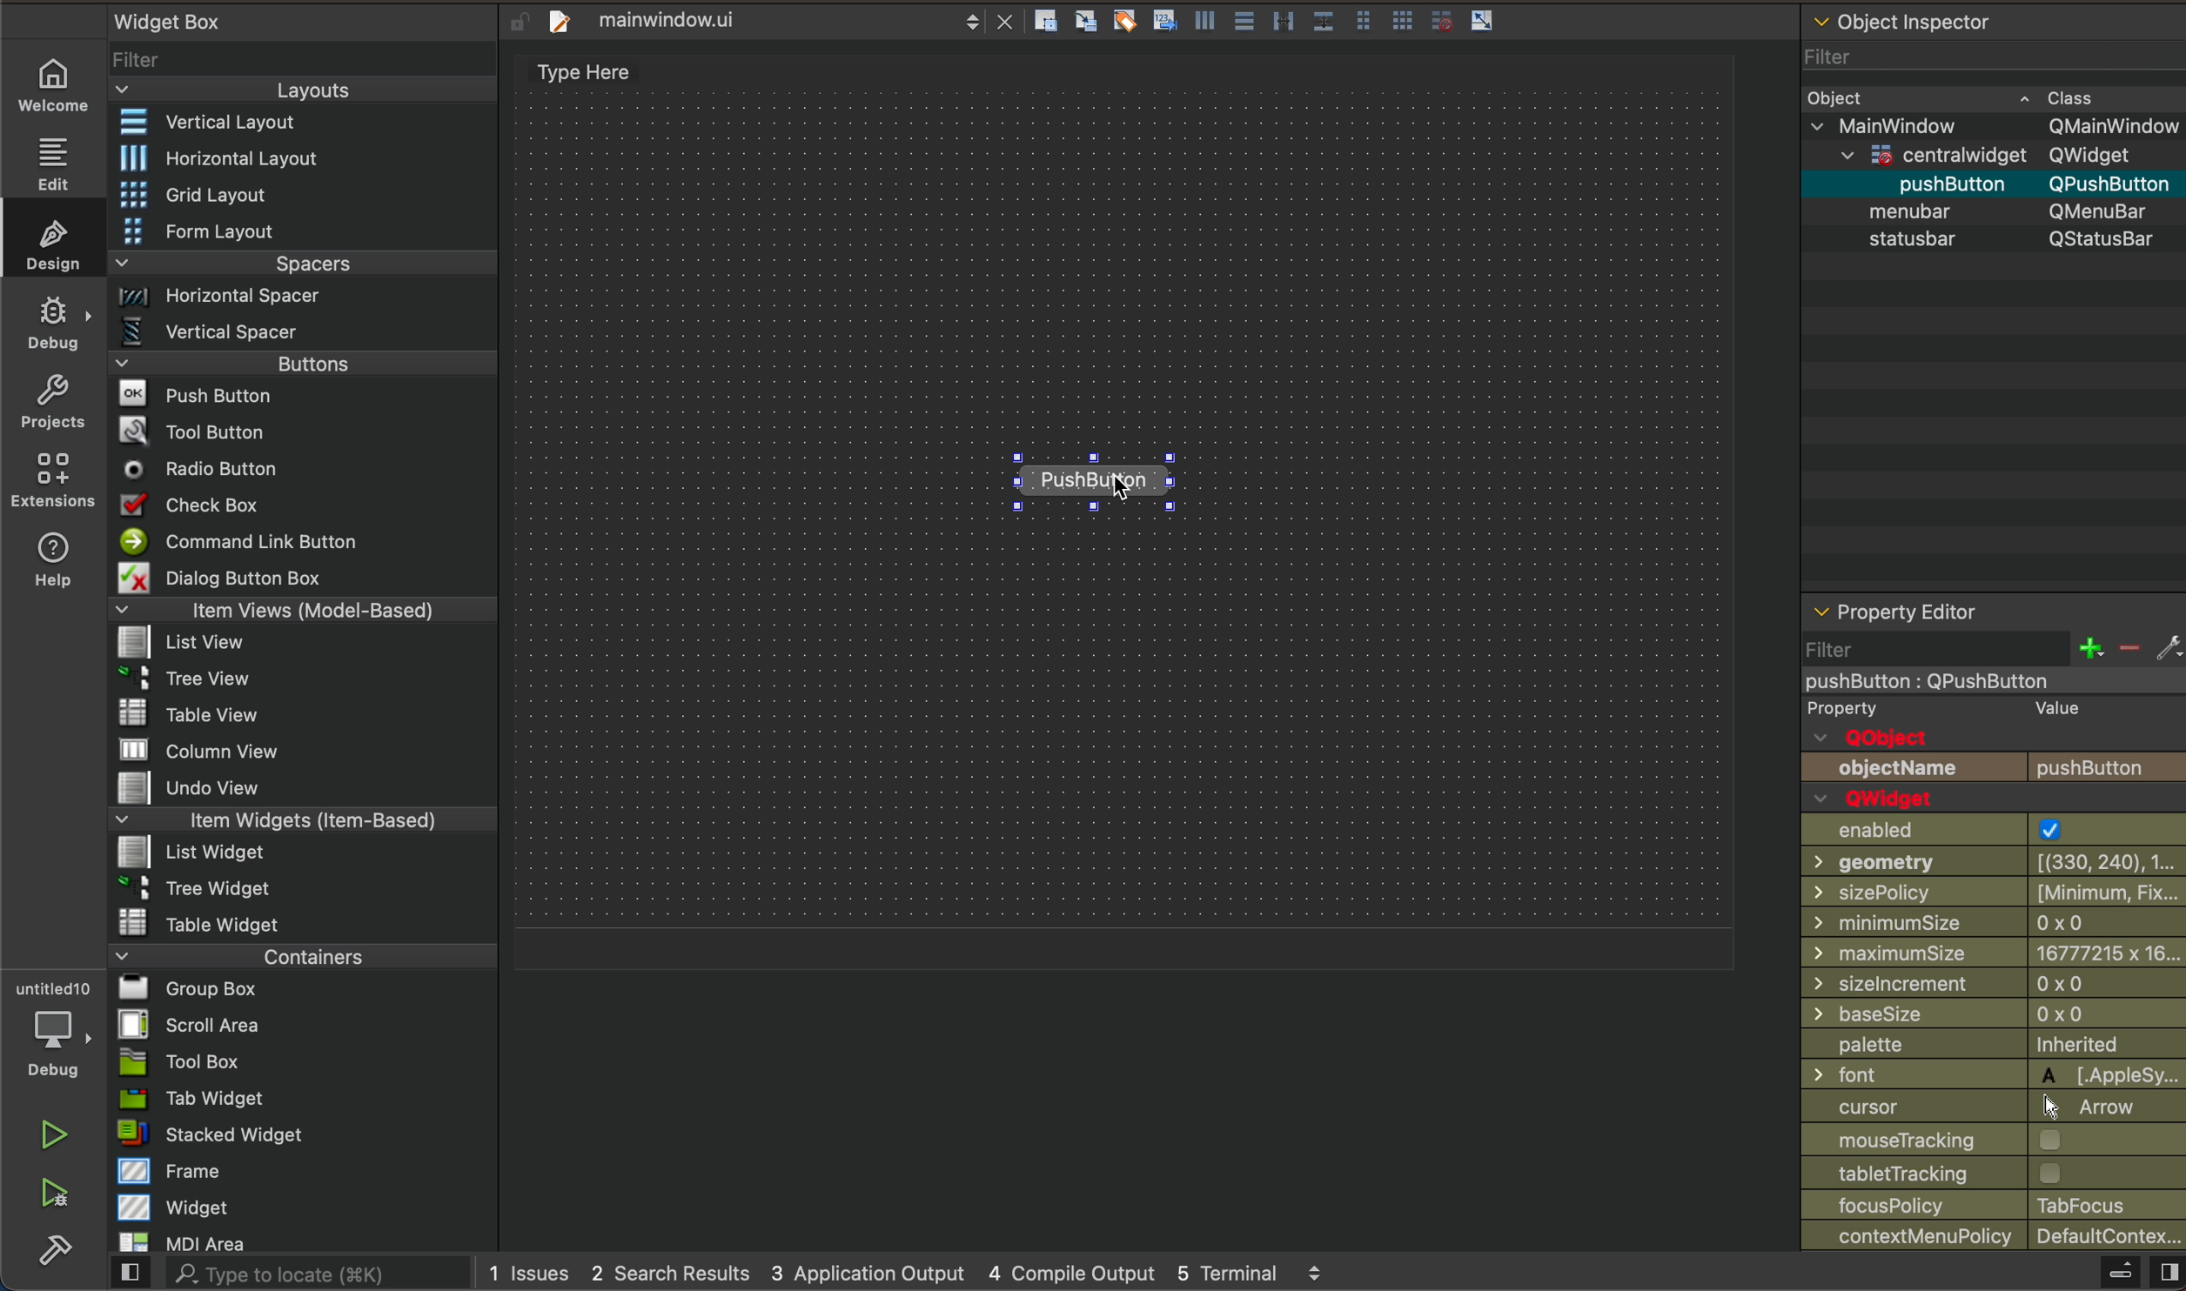 This screenshot has height=1291, width=2186. Describe the element at coordinates (1993, 124) in the screenshot. I see `mainWindow` at that location.